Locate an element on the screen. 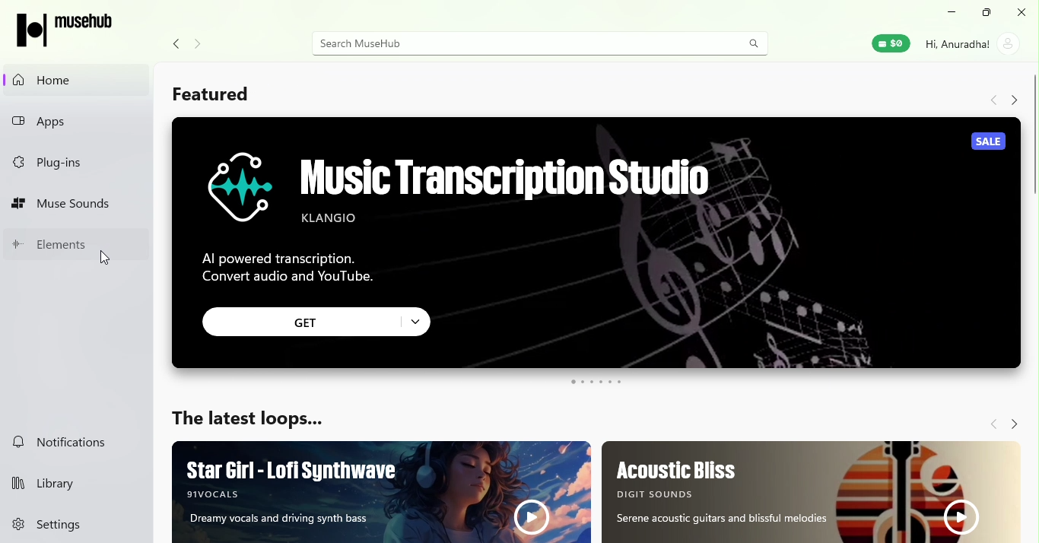 This screenshot has height=543, width=1039. Elements is located at coordinates (78, 243).